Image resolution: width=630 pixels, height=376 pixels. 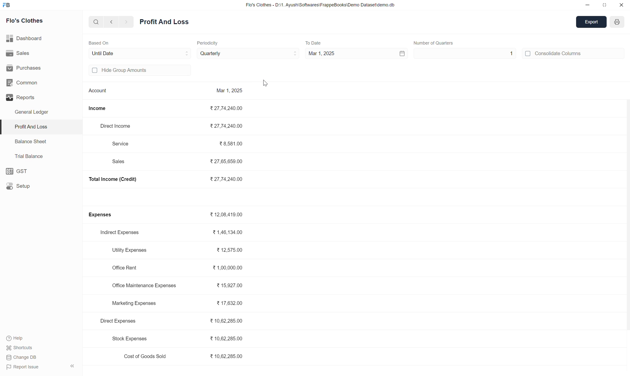 What do you see at coordinates (103, 43) in the screenshot?
I see `Based On` at bounding box center [103, 43].